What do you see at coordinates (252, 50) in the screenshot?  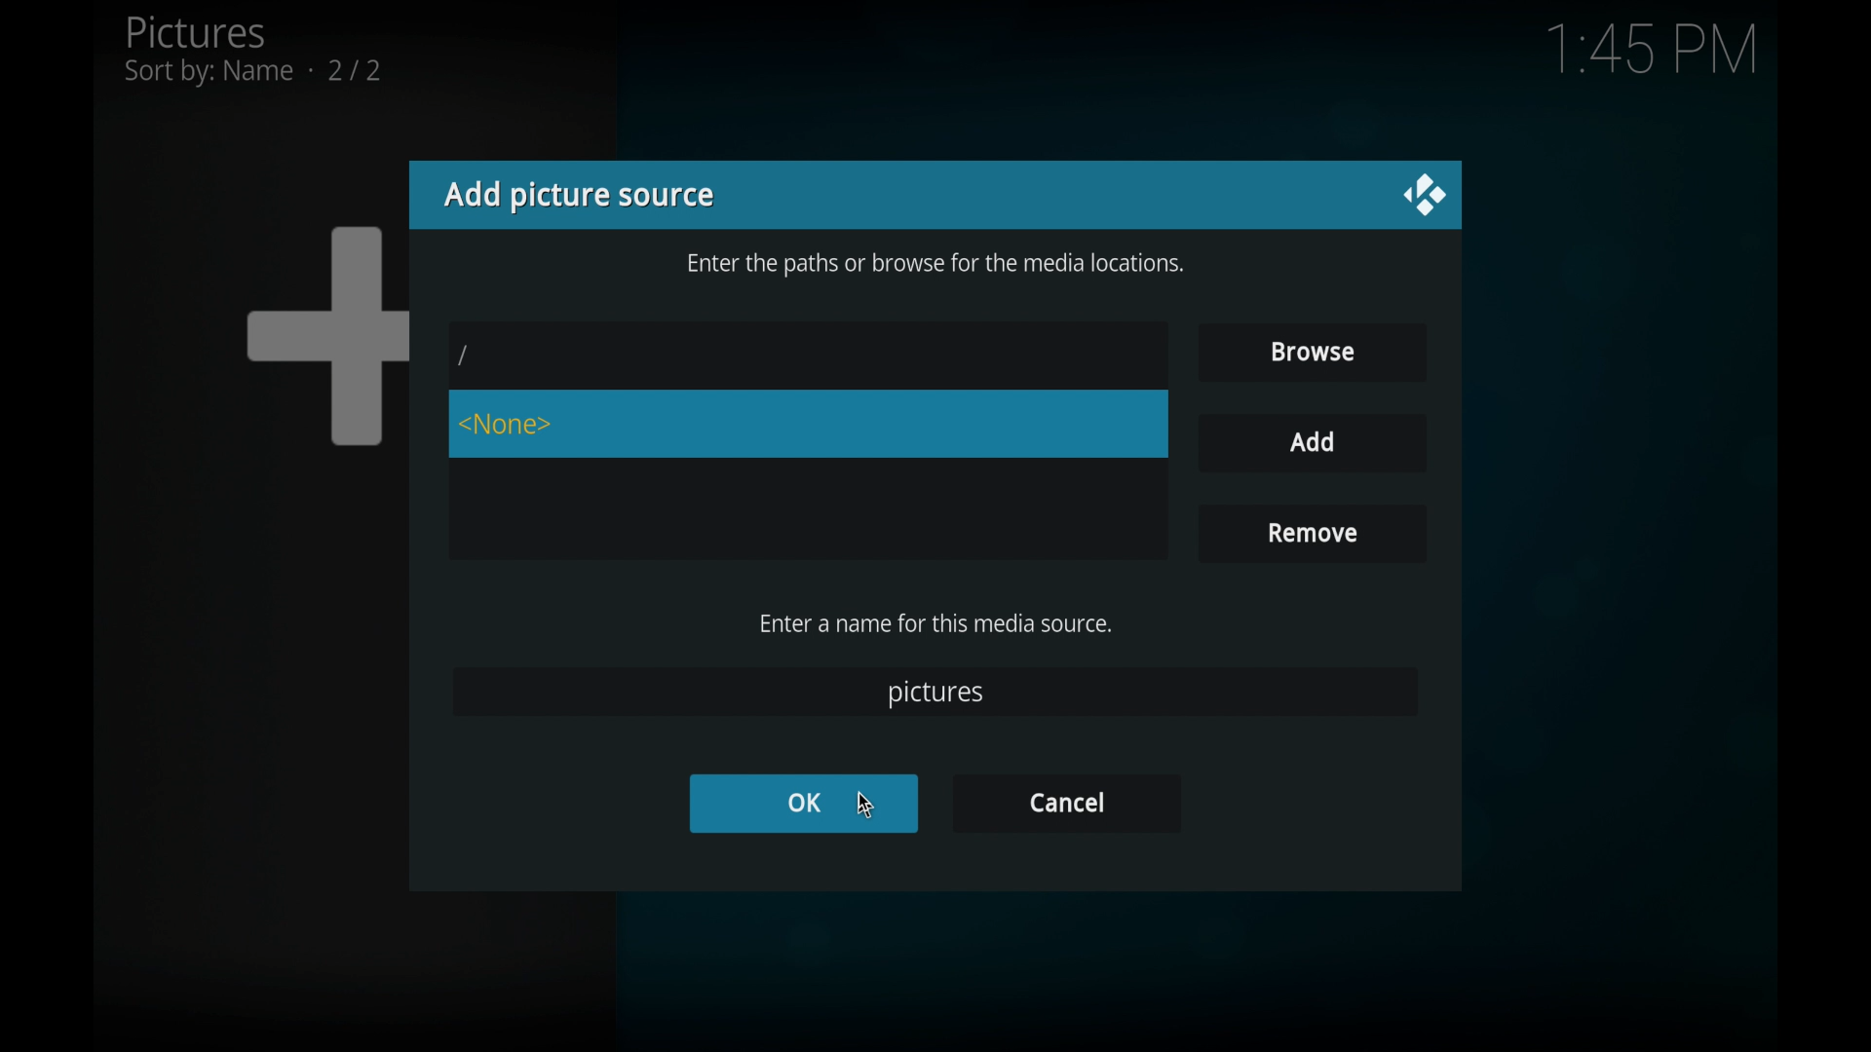 I see `pictures` at bounding box center [252, 50].